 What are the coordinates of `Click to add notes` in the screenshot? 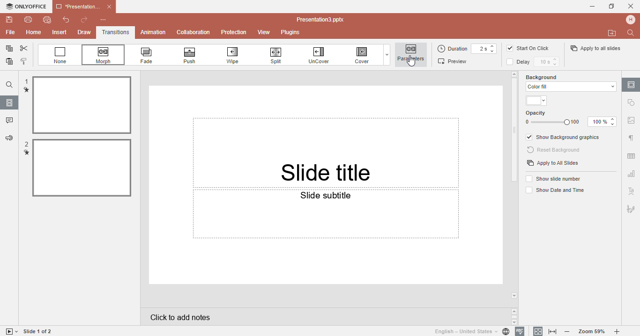 It's located at (324, 316).